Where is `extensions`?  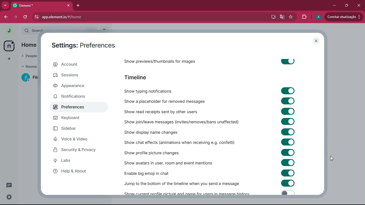
extensions is located at coordinates (304, 17).